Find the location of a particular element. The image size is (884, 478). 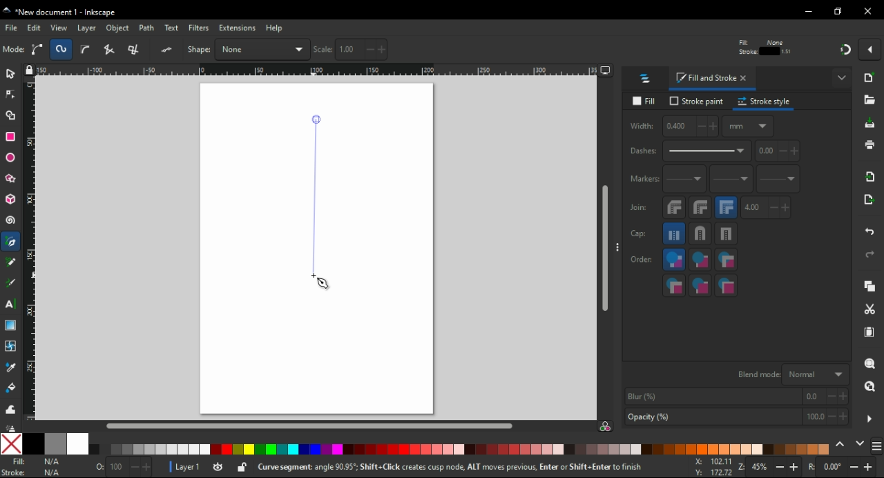

round is located at coordinates (700, 207).